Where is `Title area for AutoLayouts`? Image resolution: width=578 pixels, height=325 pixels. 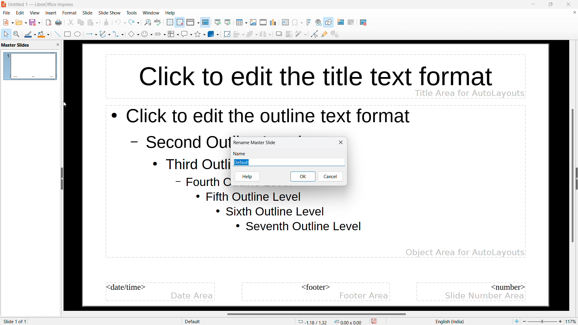 Title area for AutoLayouts is located at coordinates (469, 93).